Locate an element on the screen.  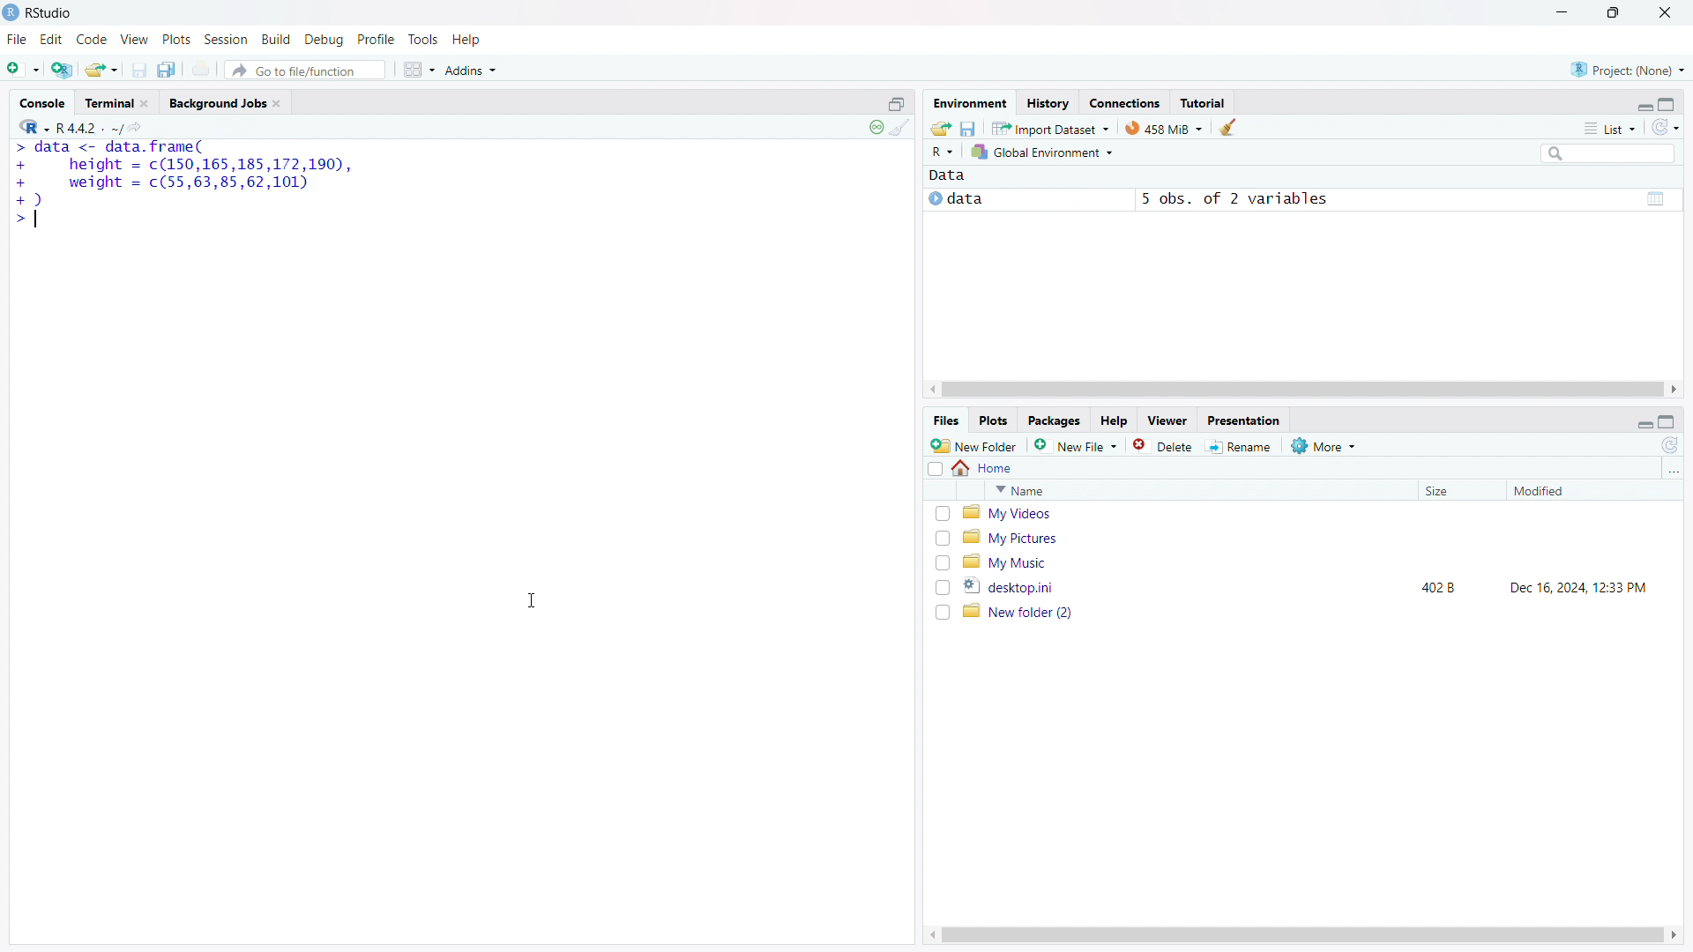
load workspace is located at coordinates (941, 127).